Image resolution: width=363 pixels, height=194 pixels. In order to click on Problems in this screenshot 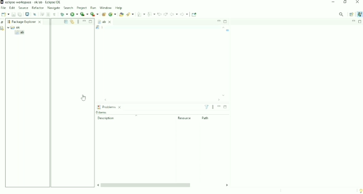, I will do `click(109, 107)`.